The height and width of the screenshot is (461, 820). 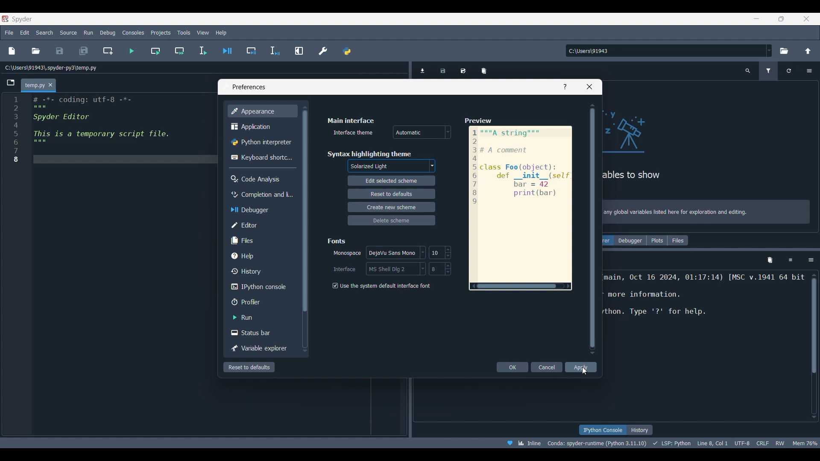 I want to click on Editor, so click(x=261, y=225).